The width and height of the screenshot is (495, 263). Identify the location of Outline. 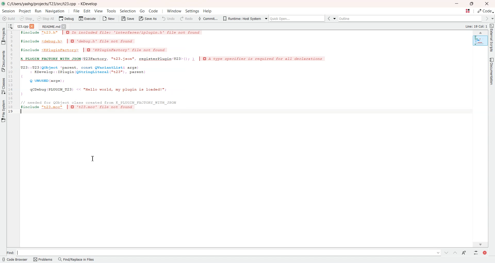
(411, 19).